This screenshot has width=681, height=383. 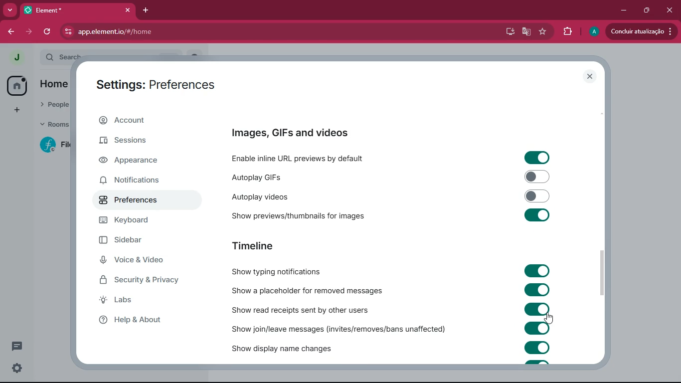 I want to click on add, so click(x=17, y=111).